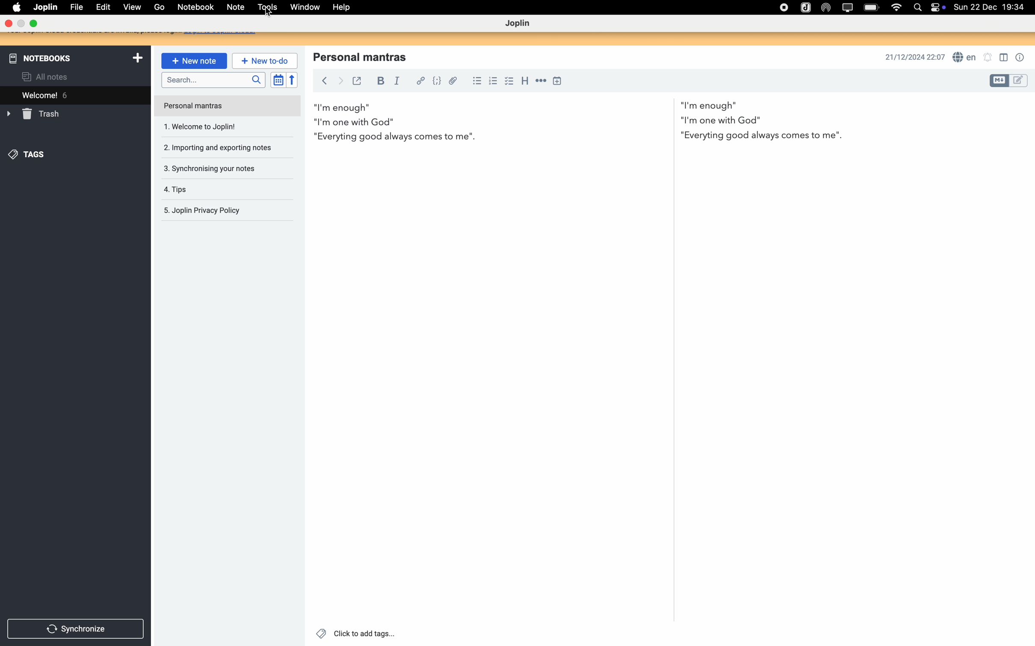 The image size is (1035, 646). I want to click on note properties, so click(1020, 58).